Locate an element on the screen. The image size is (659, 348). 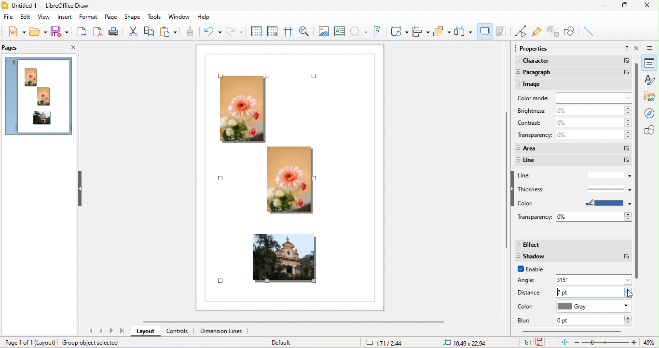
page 1 of 1 is located at coordinates (26, 342).